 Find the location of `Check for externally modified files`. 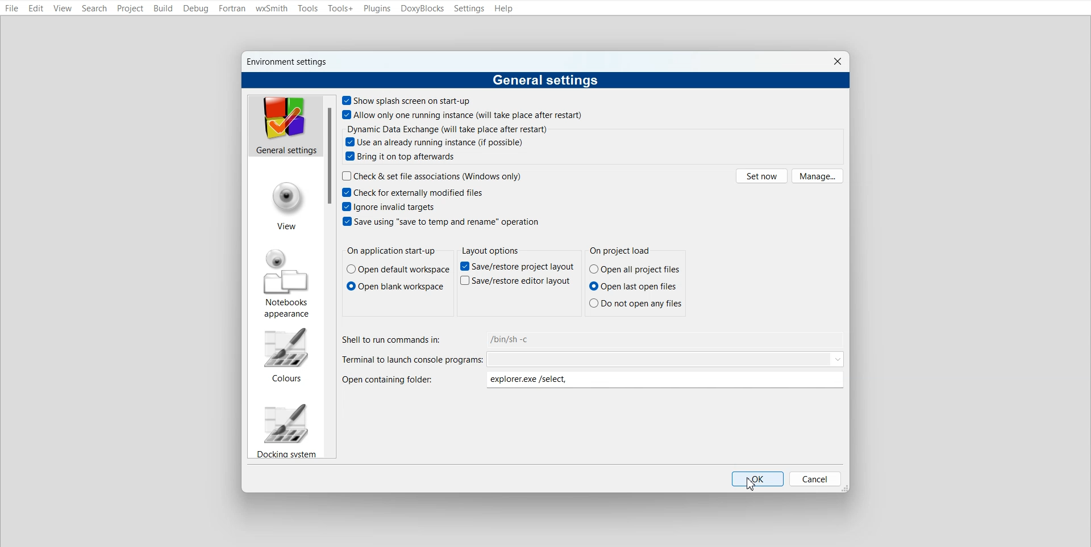

Check for externally modified files is located at coordinates (412, 192).